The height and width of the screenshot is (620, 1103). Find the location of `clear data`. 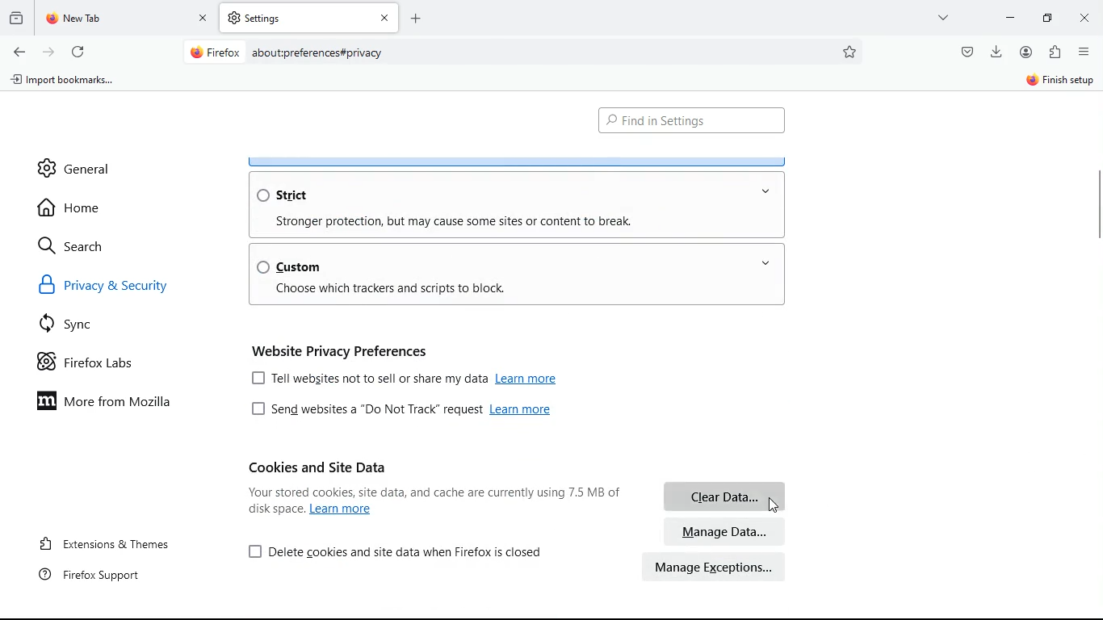

clear data is located at coordinates (723, 496).